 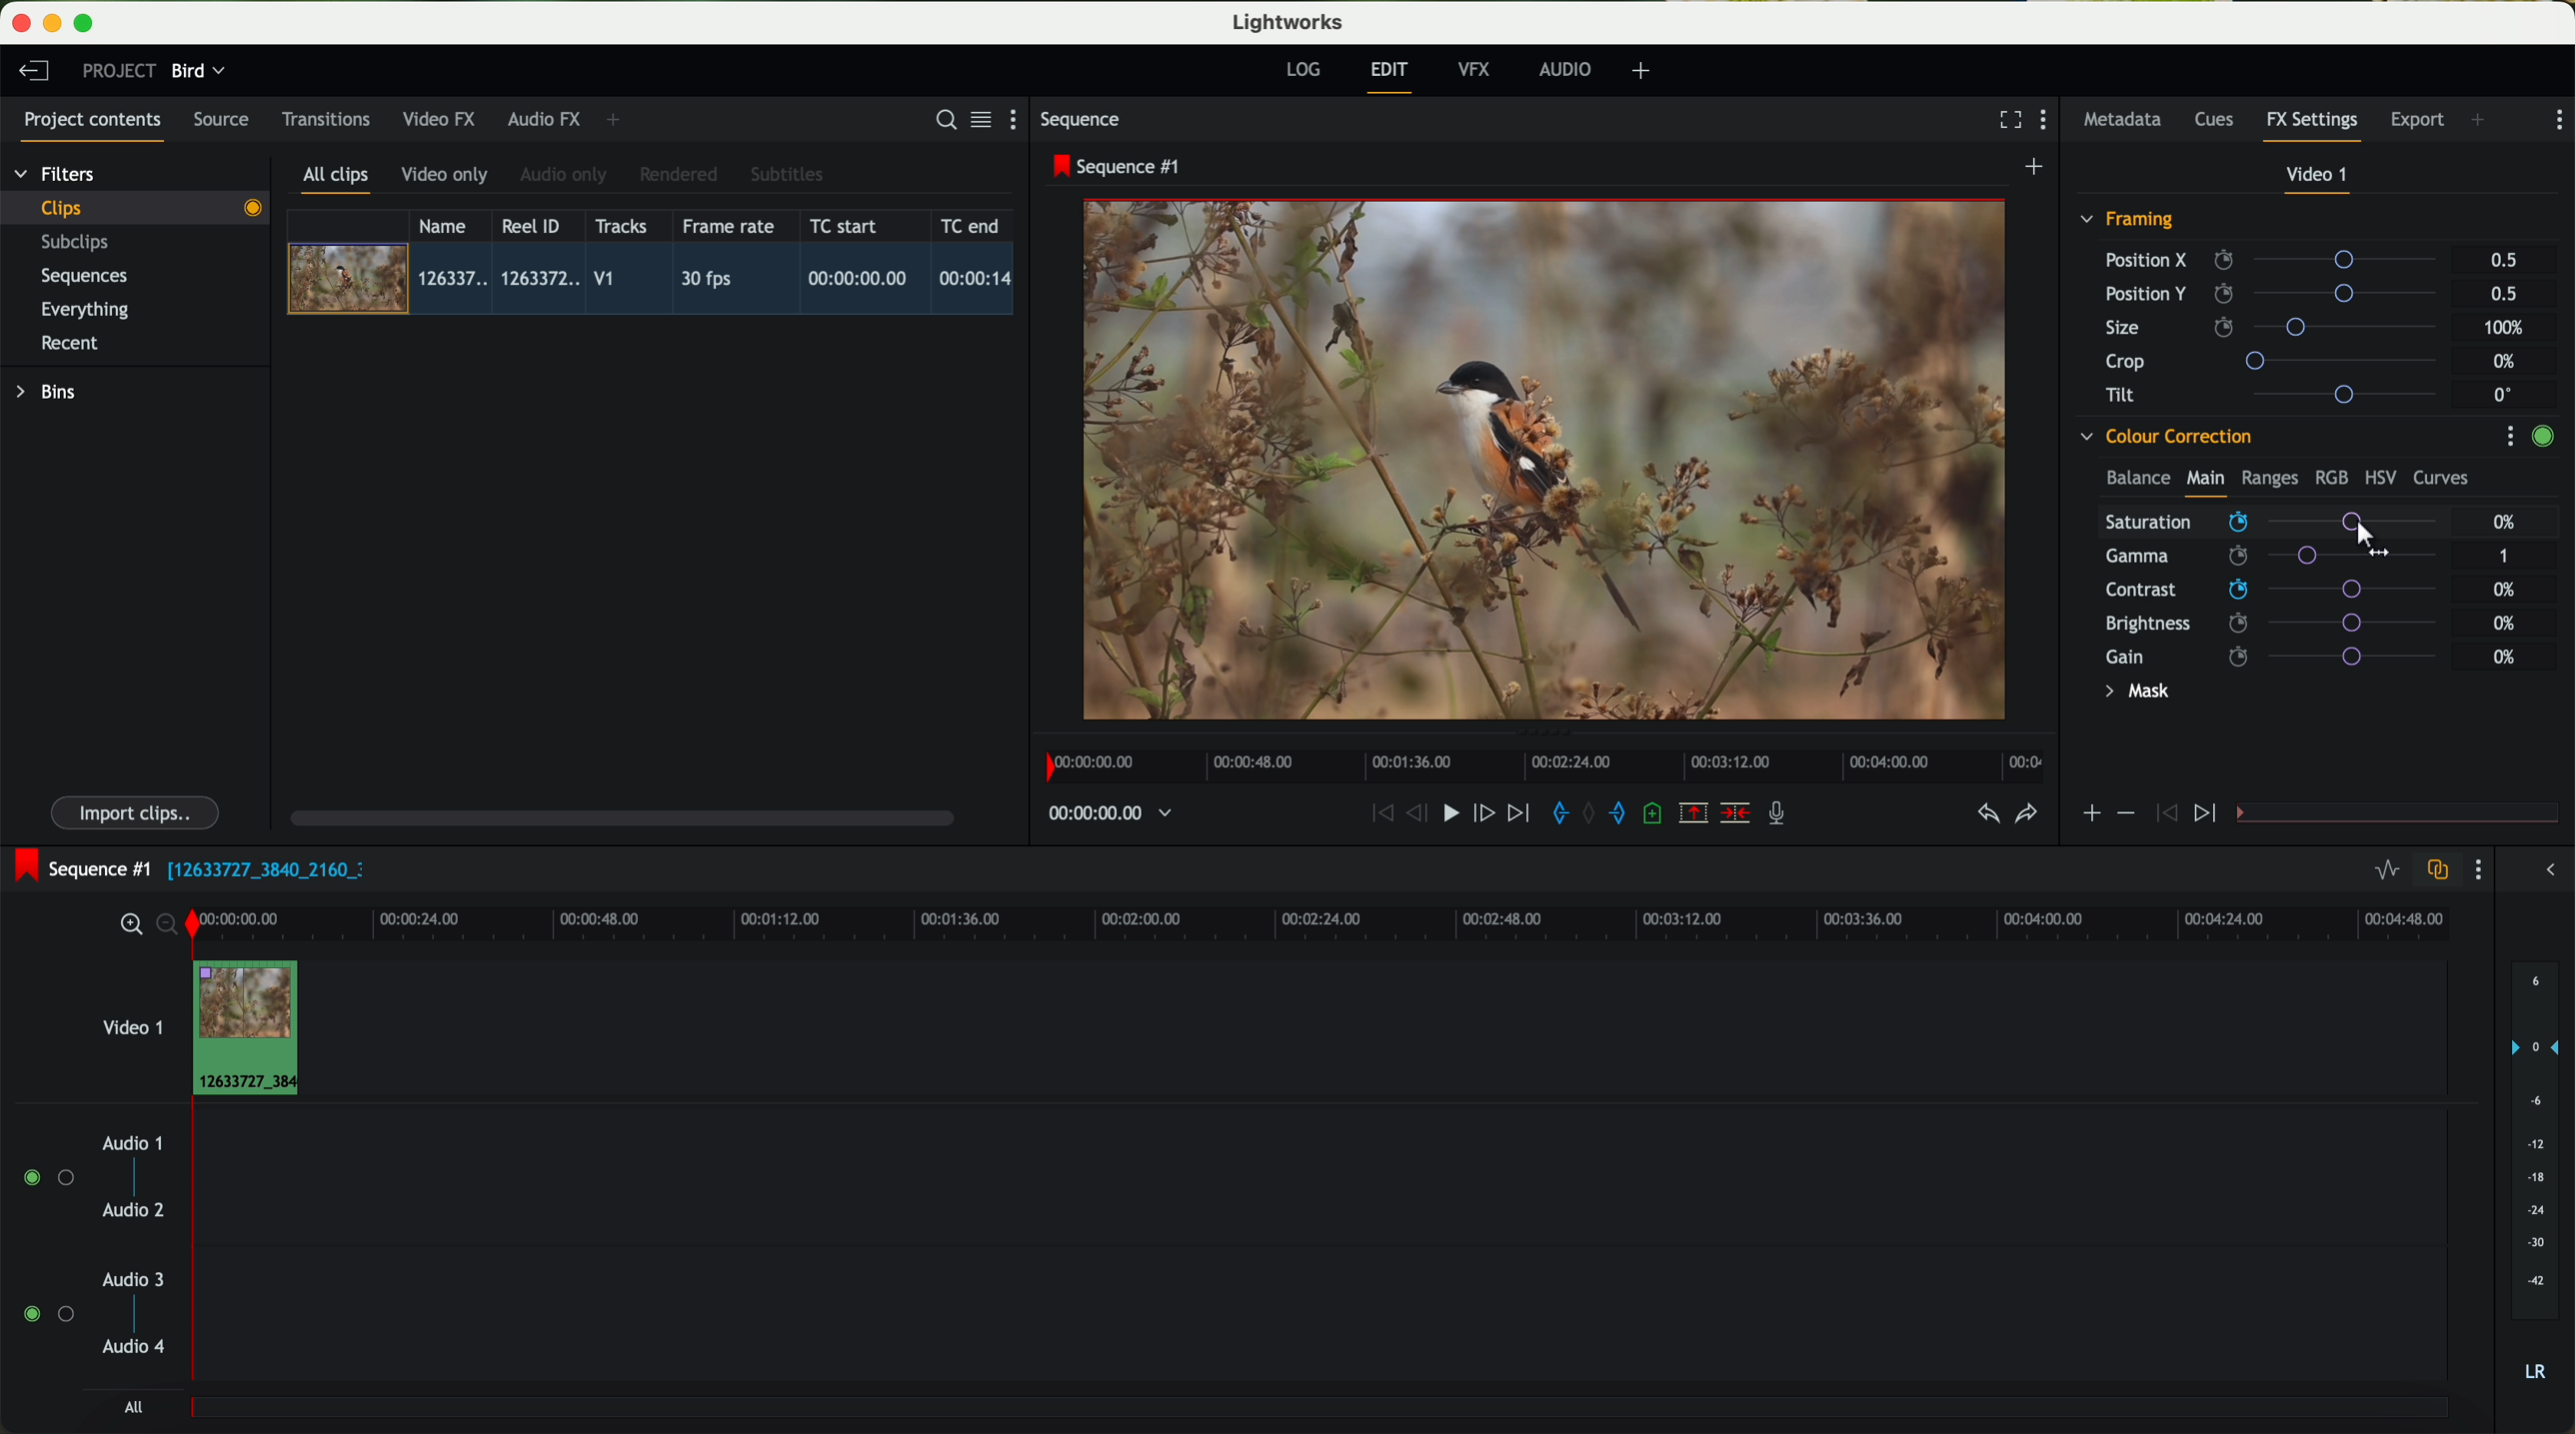 What do you see at coordinates (169, 927) in the screenshot?
I see `zoom out` at bounding box center [169, 927].